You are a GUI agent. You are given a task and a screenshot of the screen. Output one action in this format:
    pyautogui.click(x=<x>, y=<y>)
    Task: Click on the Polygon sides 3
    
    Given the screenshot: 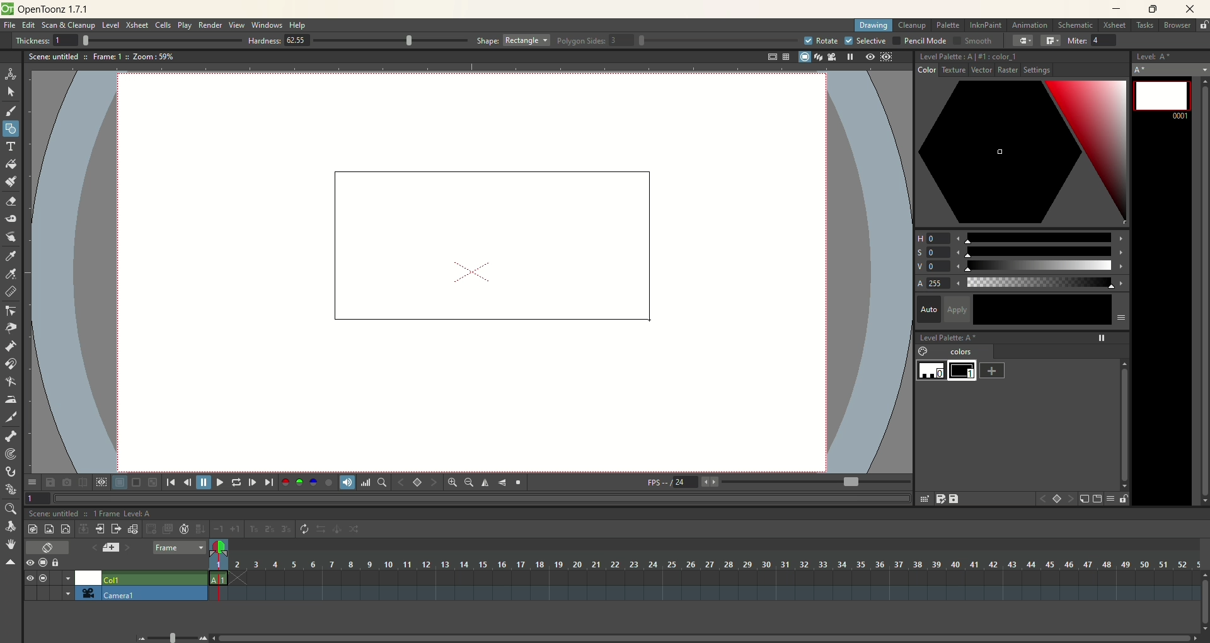 What is the action you would take?
    pyautogui.click(x=671, y=41)
    